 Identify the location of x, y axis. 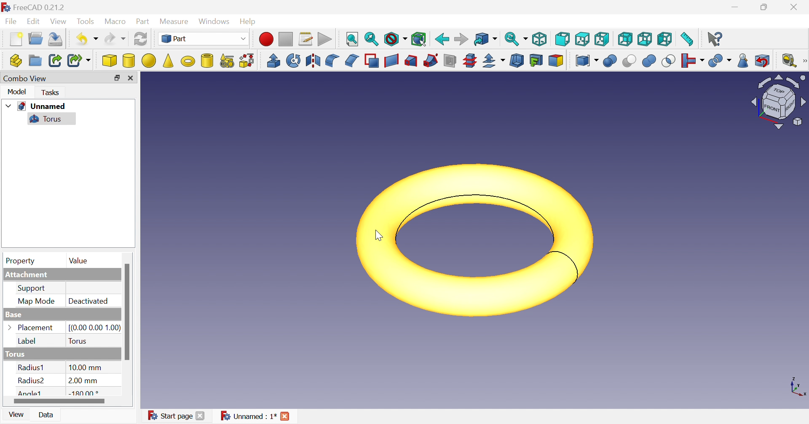
(798, 388).